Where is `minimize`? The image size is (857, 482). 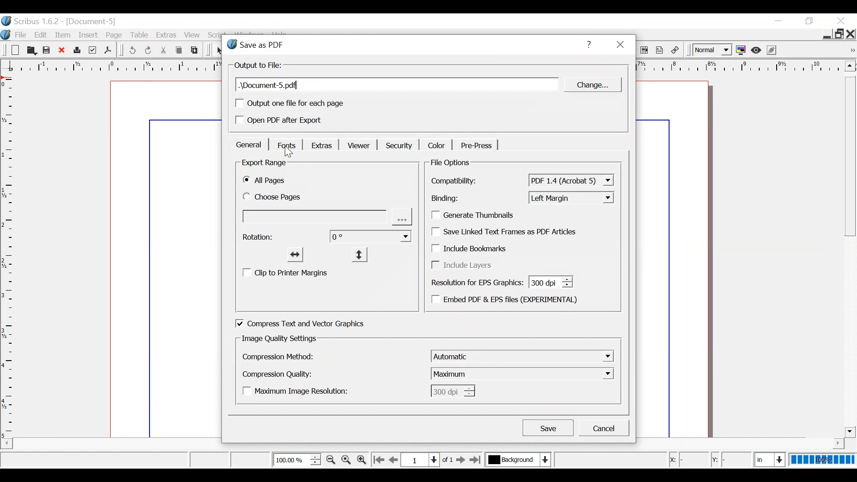 minimize is located at coordinates (826, 35).